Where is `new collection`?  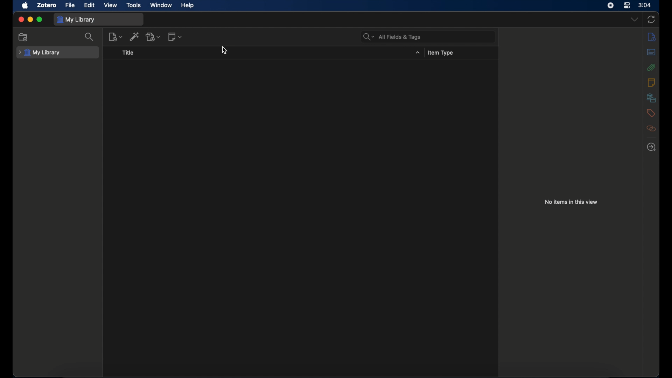
new collection is located at coordinates (23, 37).